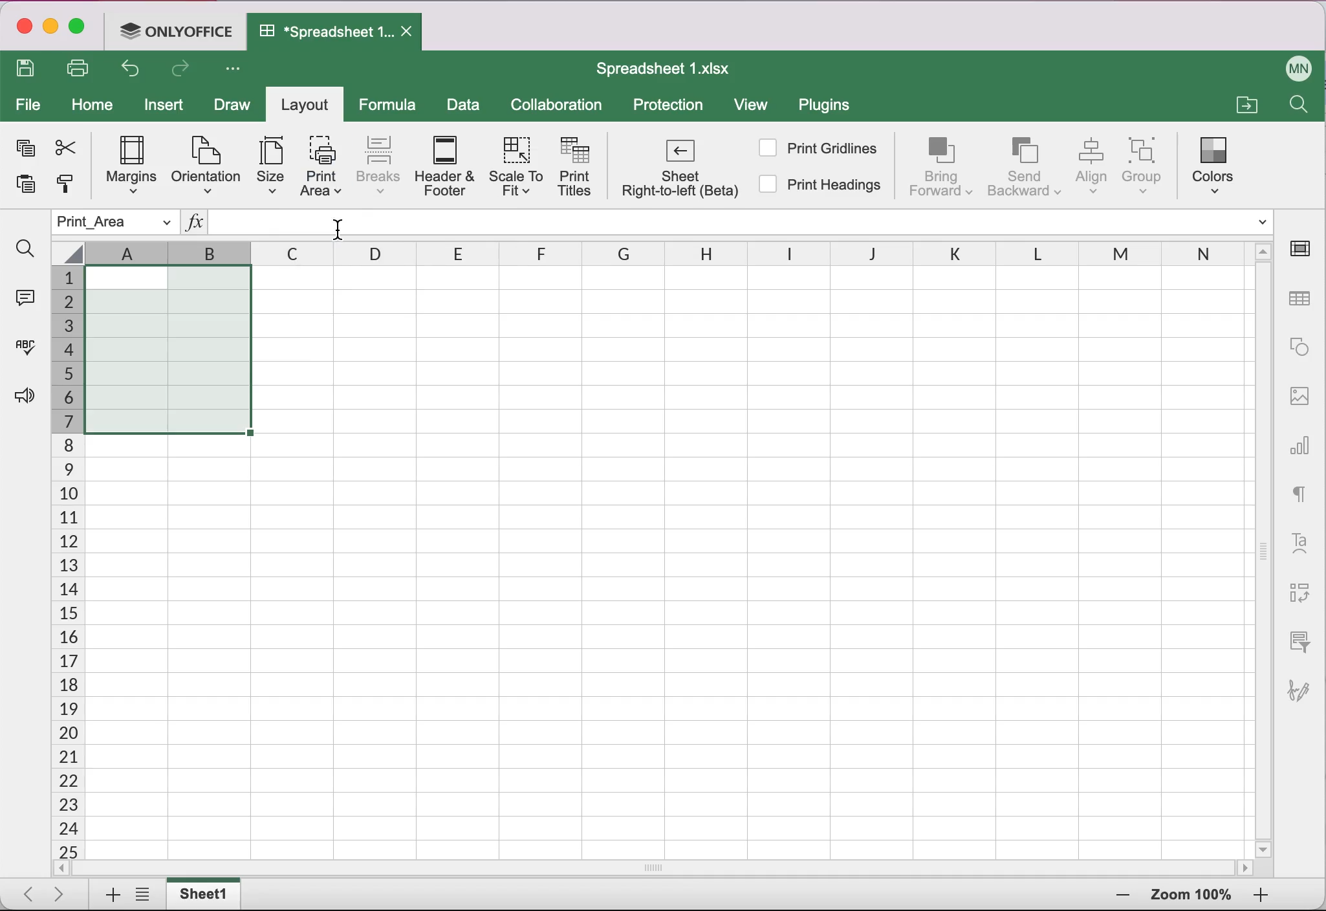 The width and height of the screenshot is (1326, 911). Describe the element at coordinates (21, 188) in the screenshot. I see `paste` at that location.